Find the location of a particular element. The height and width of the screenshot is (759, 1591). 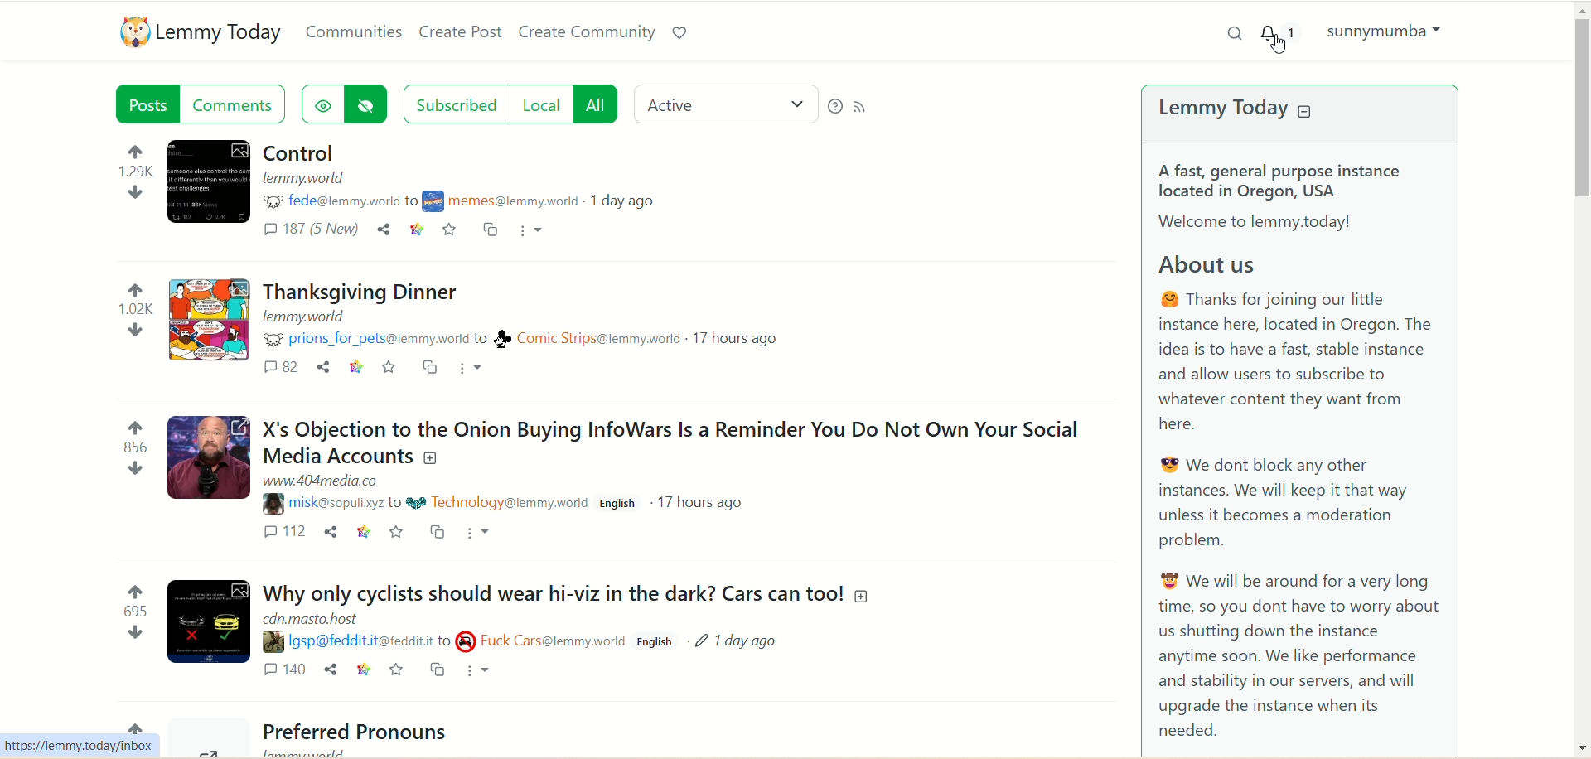

subscribed is located at coordinates (450, 105).